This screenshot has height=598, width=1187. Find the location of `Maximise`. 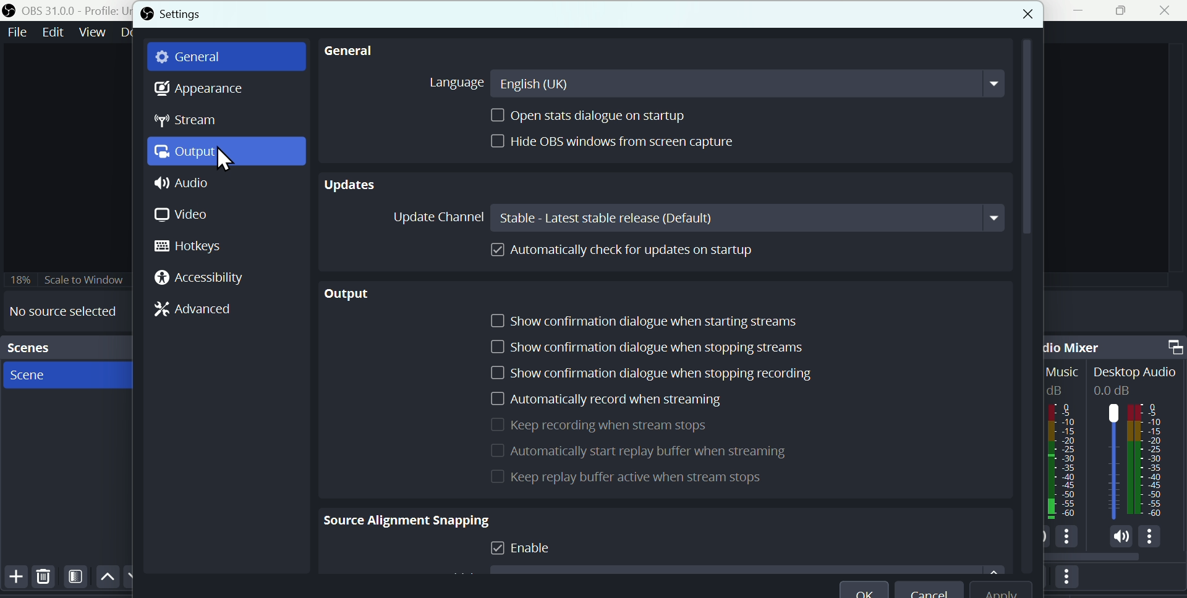

Maximise is located at coordinates (1125, 12).